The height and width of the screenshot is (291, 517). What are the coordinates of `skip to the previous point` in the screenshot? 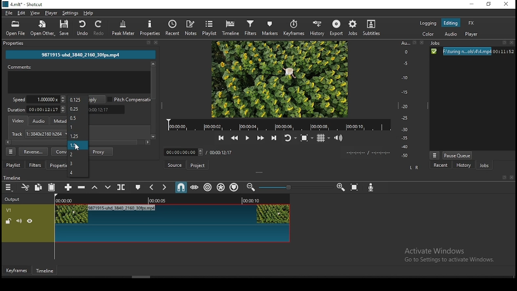 It's located at (221, 138).